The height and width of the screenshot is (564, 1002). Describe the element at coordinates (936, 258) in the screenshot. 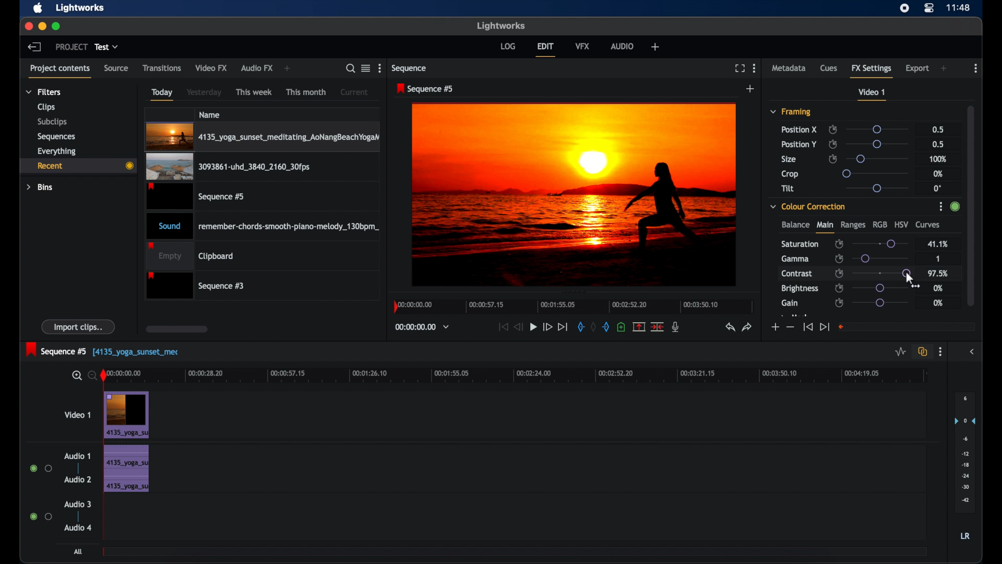

I see `1` at that location.